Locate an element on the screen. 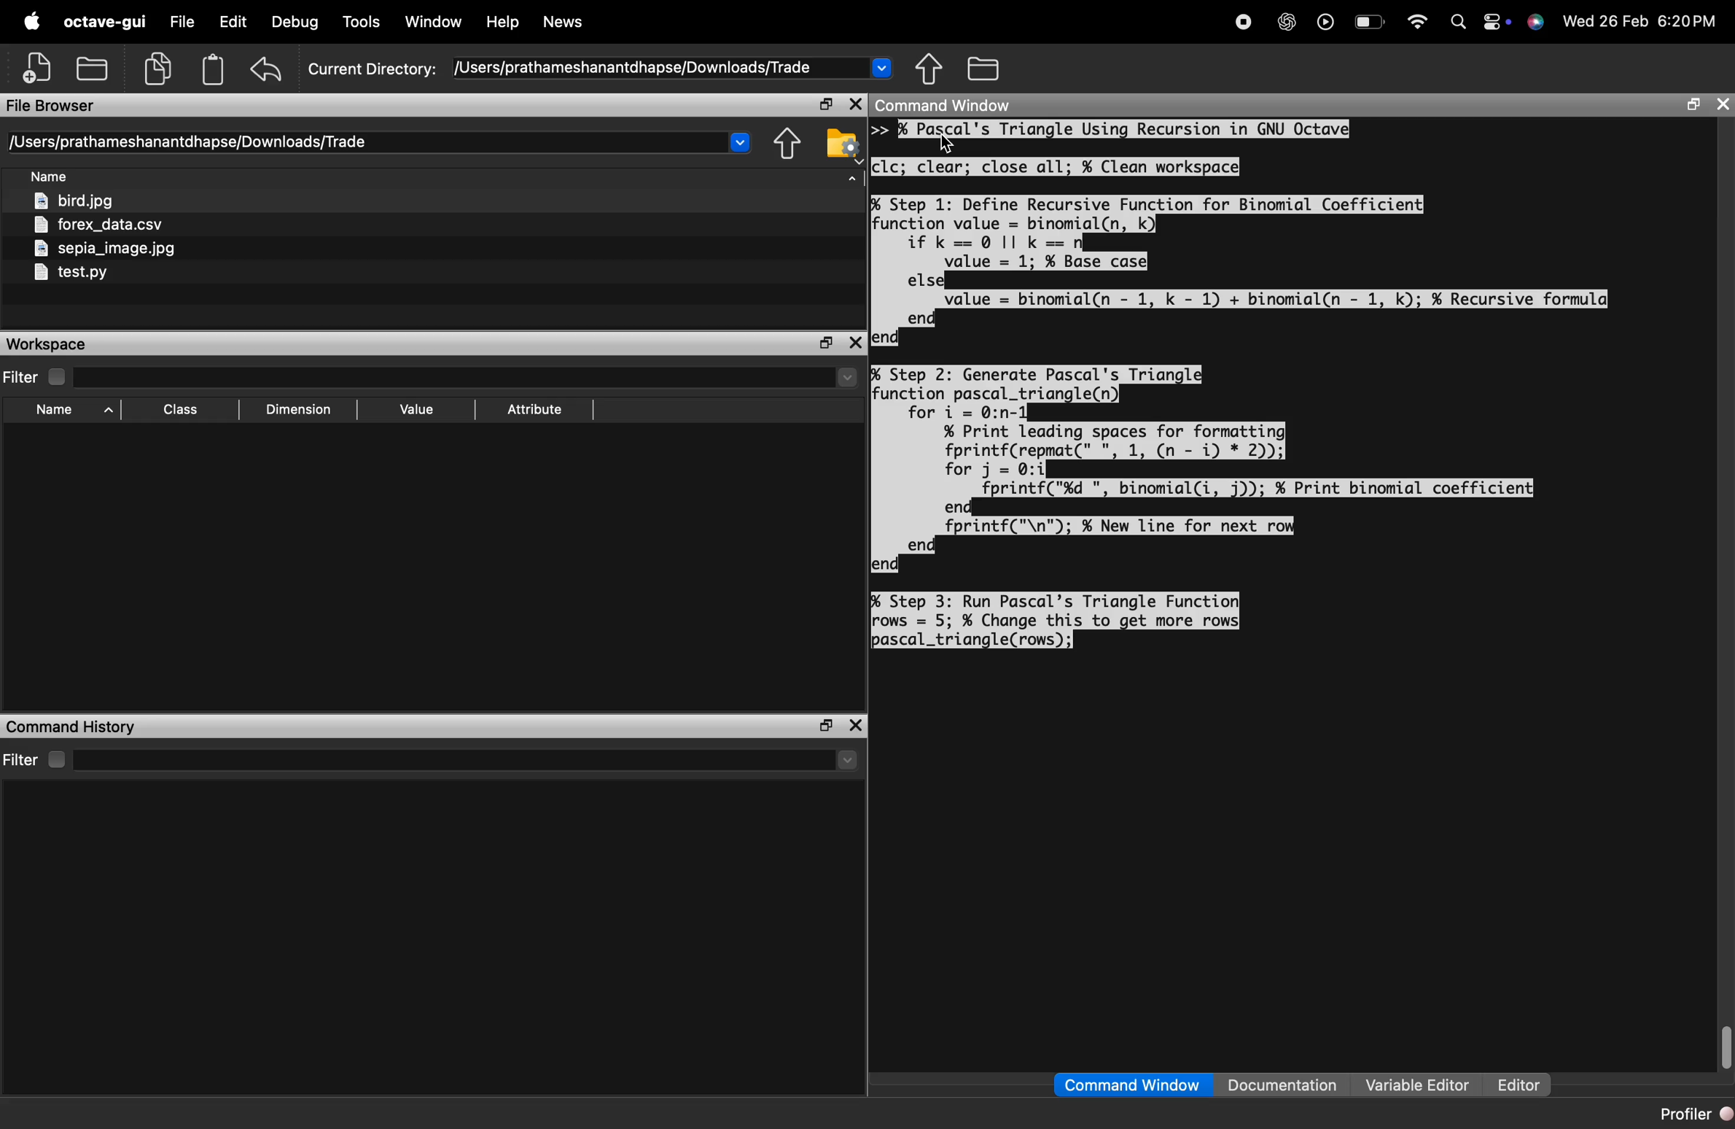  wifi is located at coordinates (1418, 22).